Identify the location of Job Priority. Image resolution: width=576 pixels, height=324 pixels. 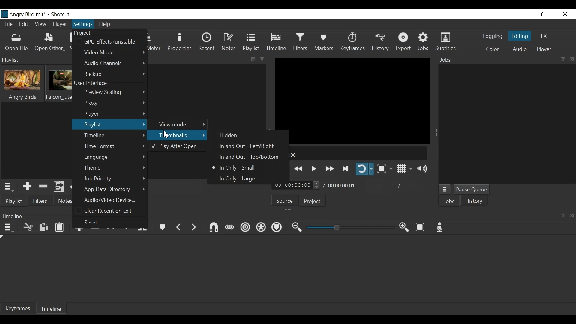
(114, 179).